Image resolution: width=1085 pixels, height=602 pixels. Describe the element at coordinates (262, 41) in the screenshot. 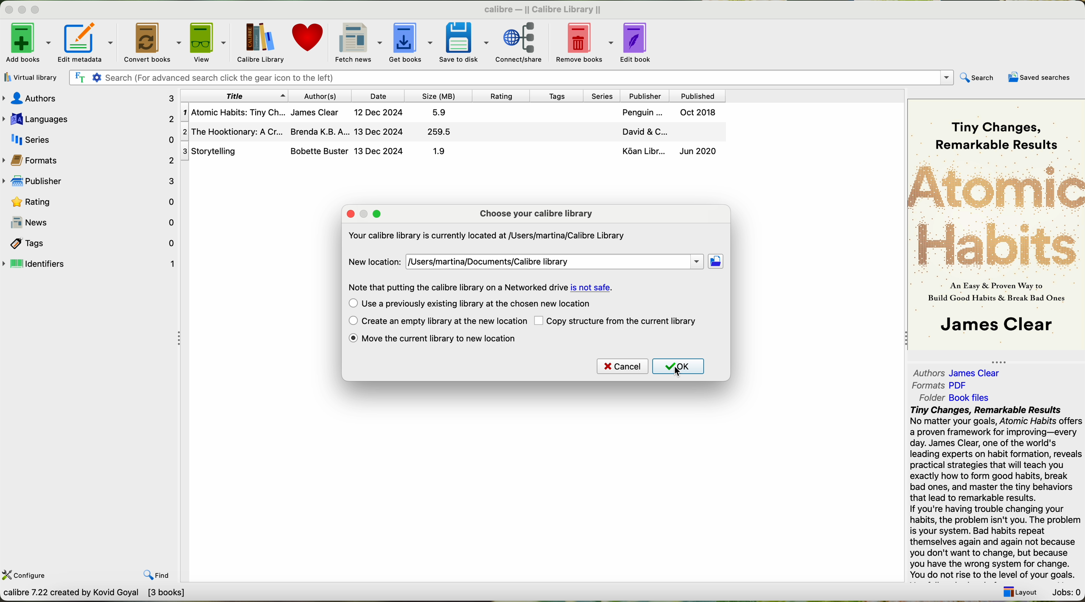

I see `Caliber Library` at that location.